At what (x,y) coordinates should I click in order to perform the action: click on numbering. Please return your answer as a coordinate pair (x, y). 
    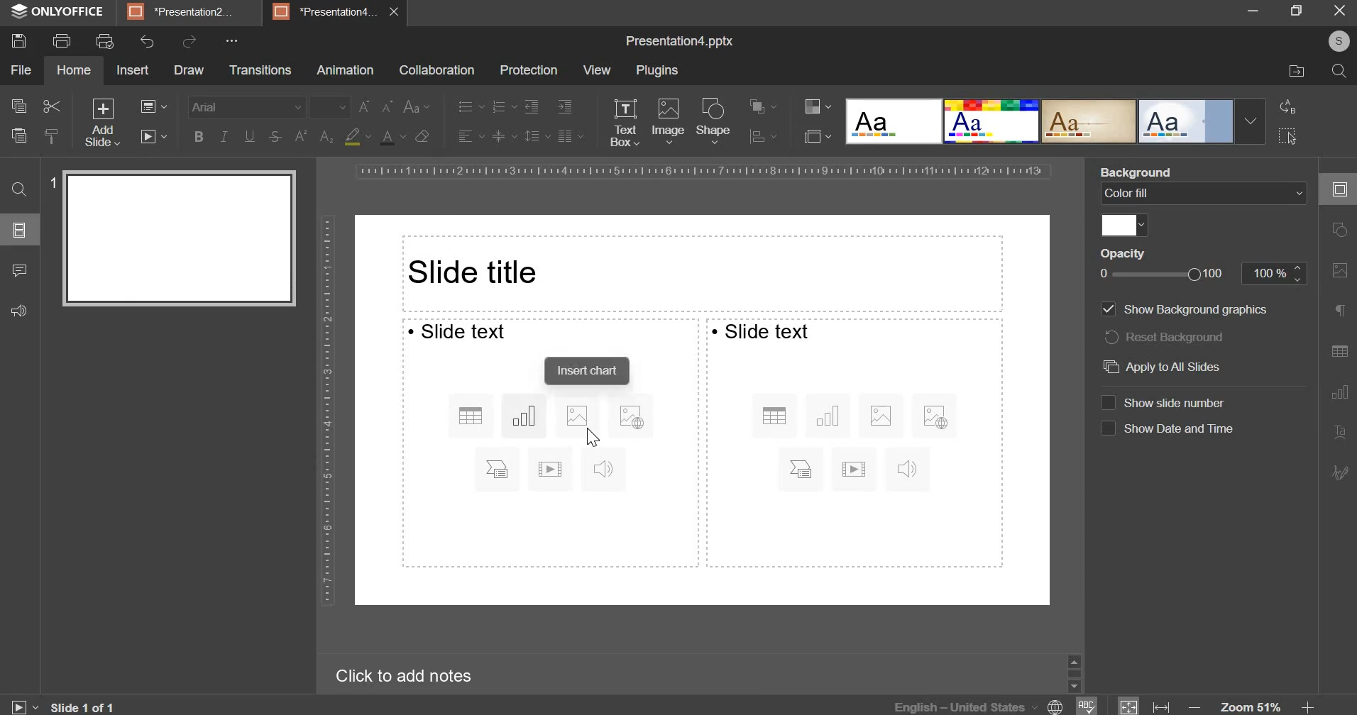
    Looking at the image, I should click on (503, 107).